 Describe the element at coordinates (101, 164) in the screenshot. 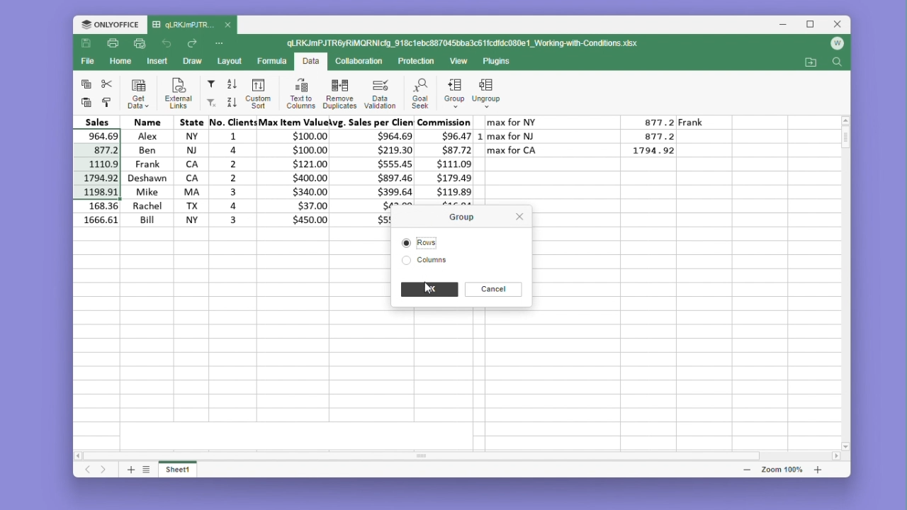

I see `selected cells` at that location.